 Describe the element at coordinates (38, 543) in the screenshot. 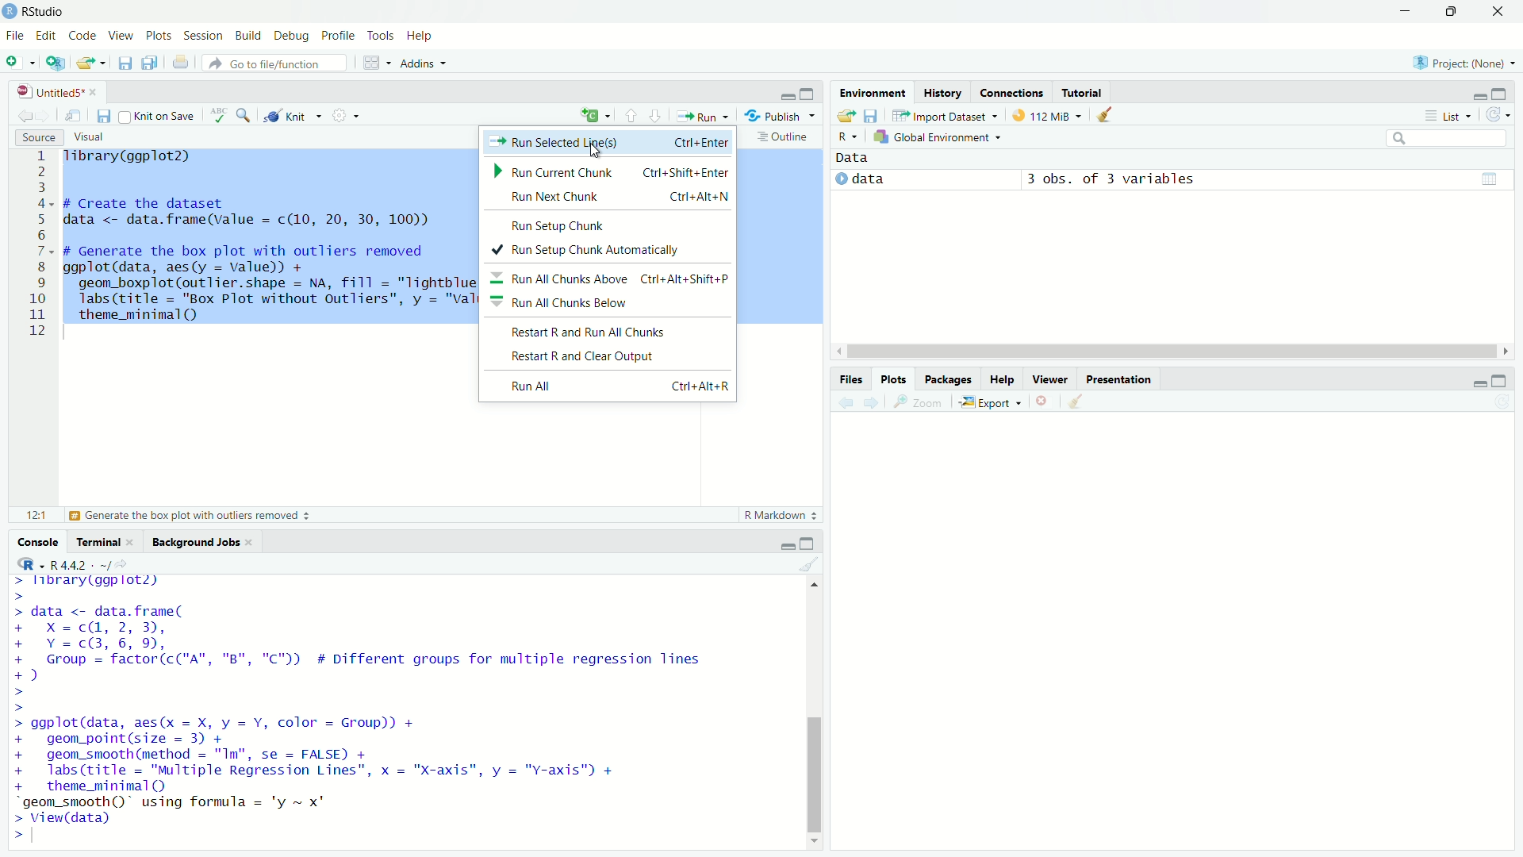

I see `Console` at that location.